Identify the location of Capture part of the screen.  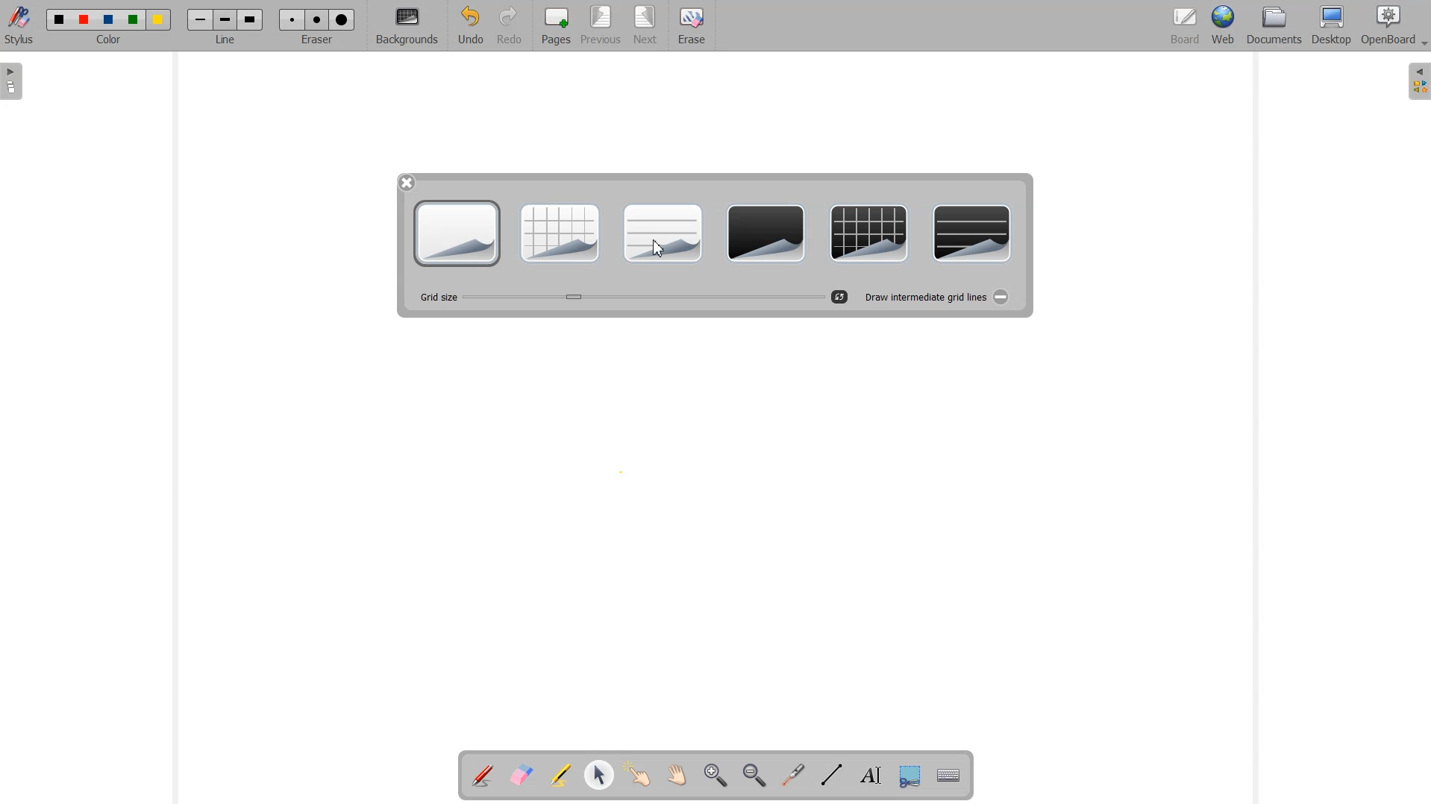
(908, 776).